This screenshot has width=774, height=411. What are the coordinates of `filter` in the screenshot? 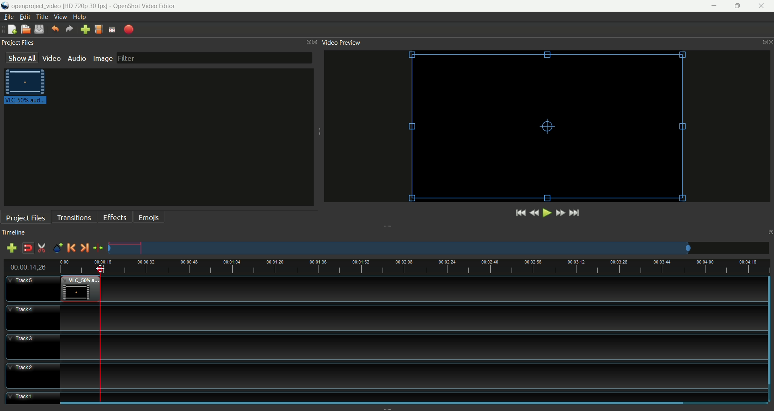 It's located at (214, 58).